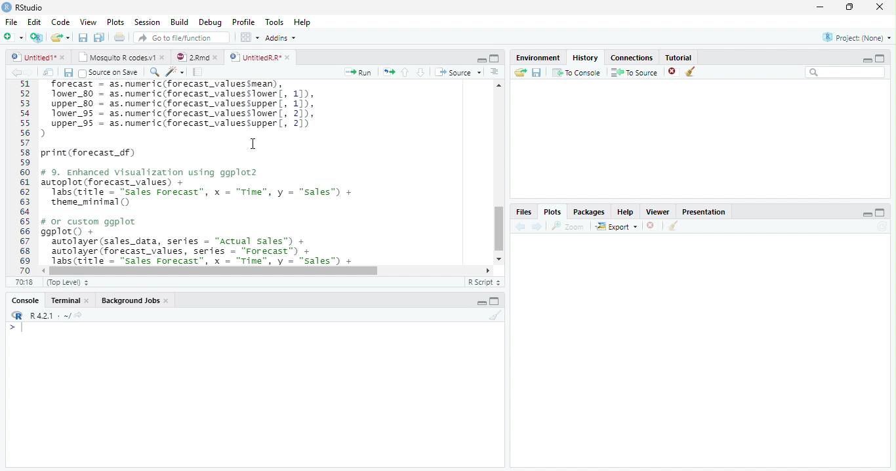  What do you see at coordinates (67, 282) in the screenshot?
I see `Top level` at bounding box center [67, 282].